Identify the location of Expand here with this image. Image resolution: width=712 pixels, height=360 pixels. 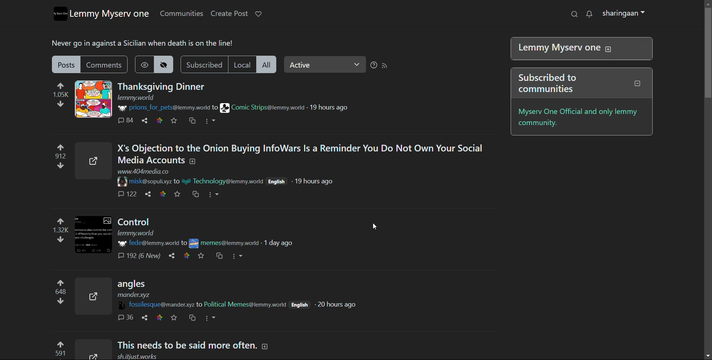
(93, 235).